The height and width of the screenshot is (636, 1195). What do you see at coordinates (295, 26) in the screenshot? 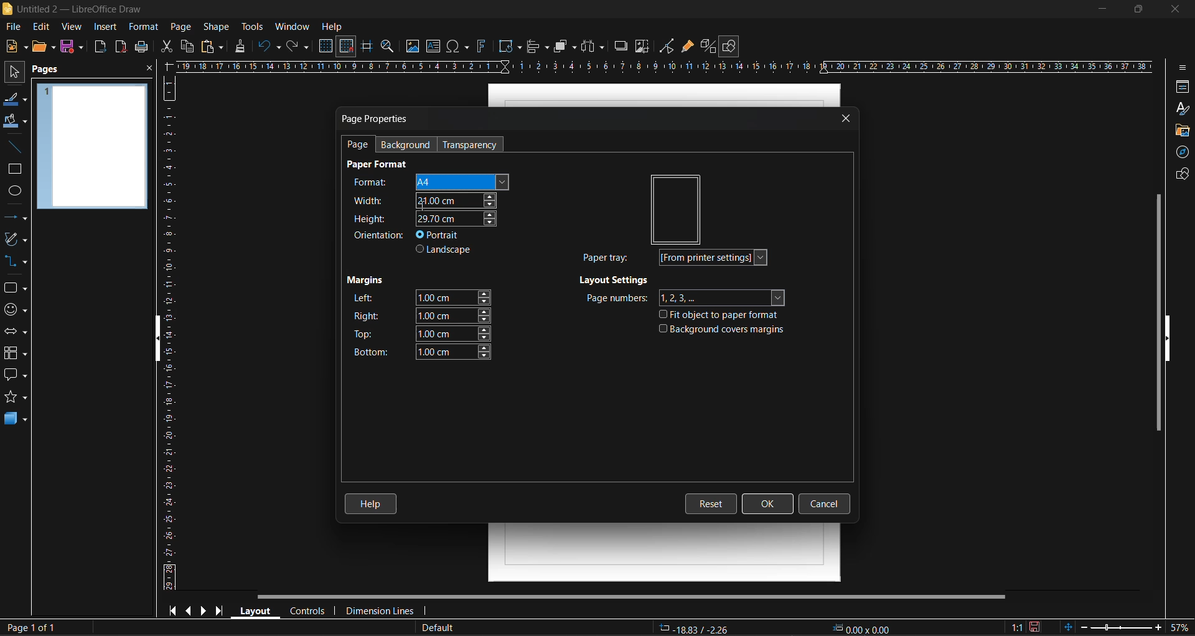
I see `window` at bounding box center [295, 26].